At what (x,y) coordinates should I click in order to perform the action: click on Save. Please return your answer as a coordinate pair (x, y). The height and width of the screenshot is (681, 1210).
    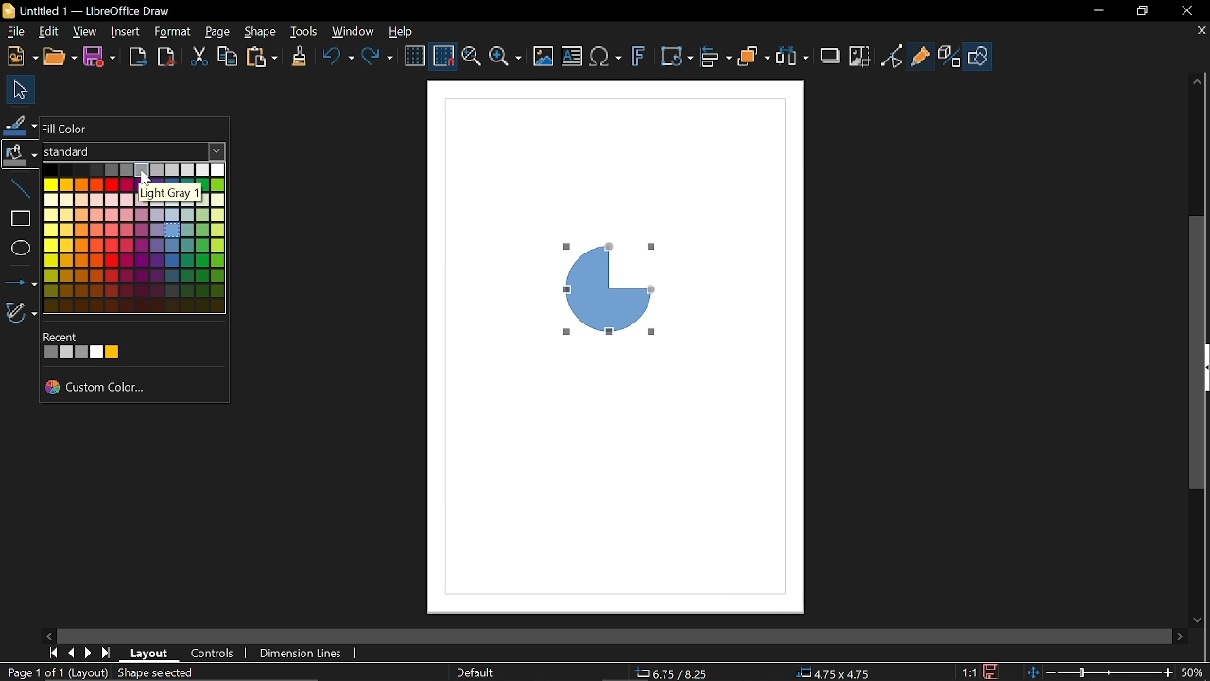
    Looking at the image, I should click on (101, 56).